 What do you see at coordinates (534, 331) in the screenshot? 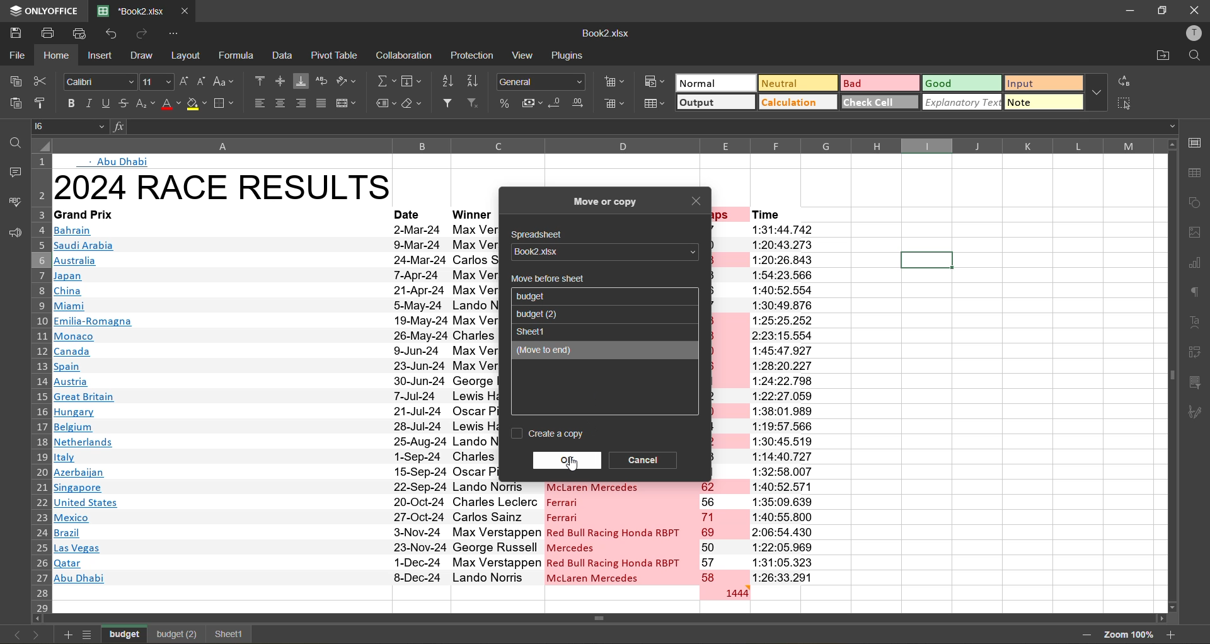
I see `sheet name` at bounding box center [534, 331].